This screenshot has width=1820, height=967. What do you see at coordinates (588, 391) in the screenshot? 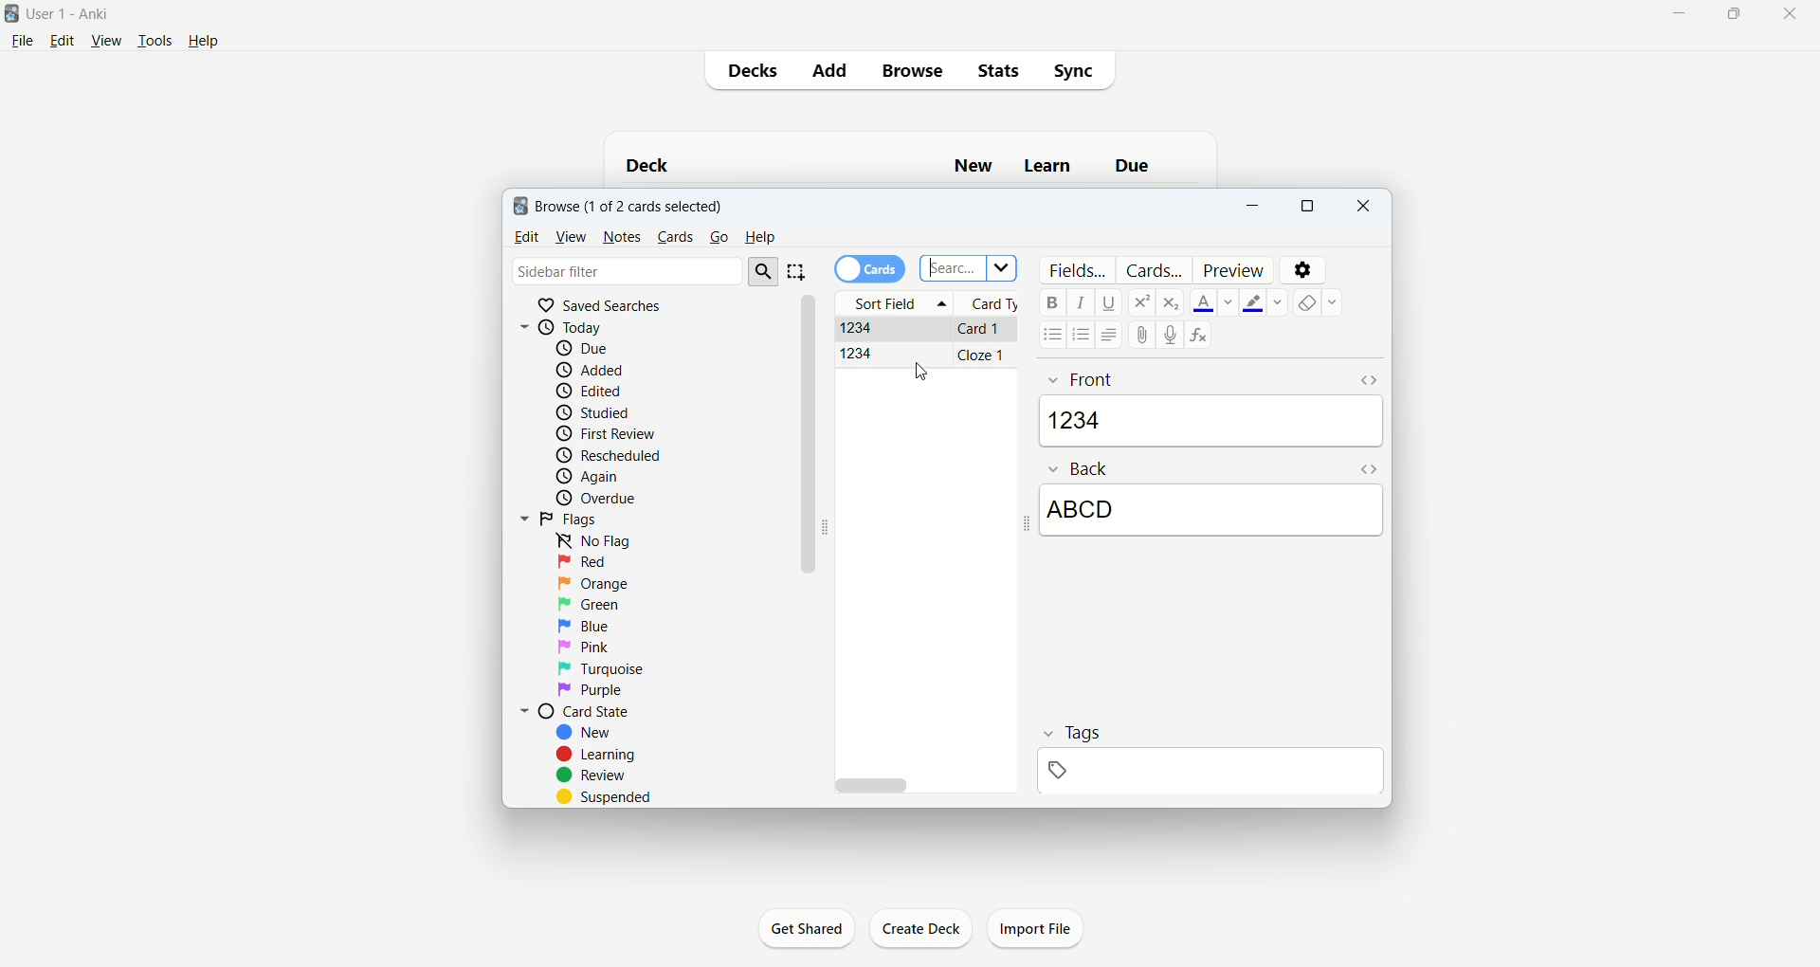
I see `edited` at bounding box center [588, 391].